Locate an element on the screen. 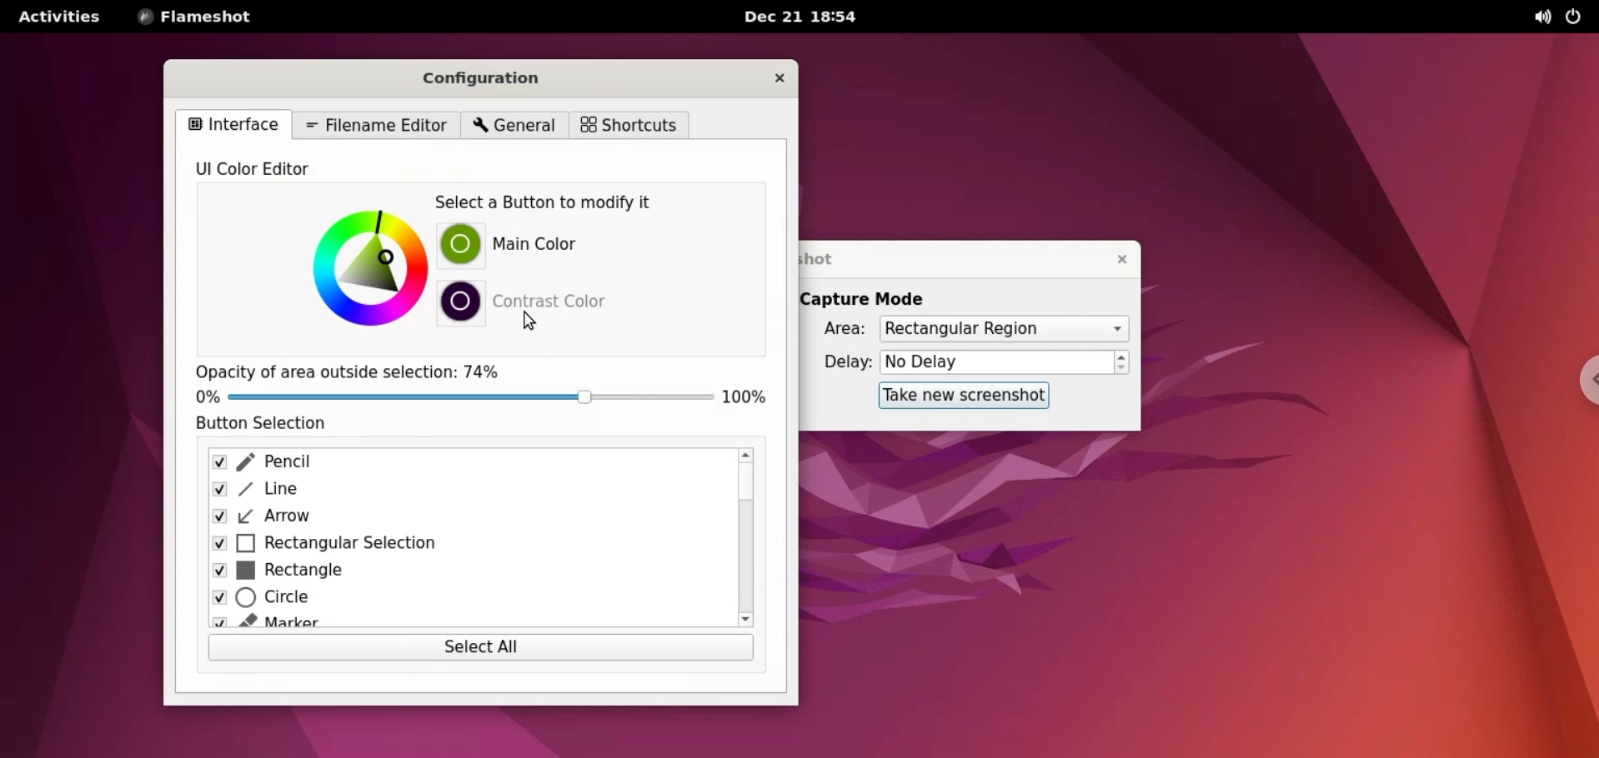 Image resolution: width=1599 pixels, height=758 pixels. chrome options is located at coordinates (1581, 379).